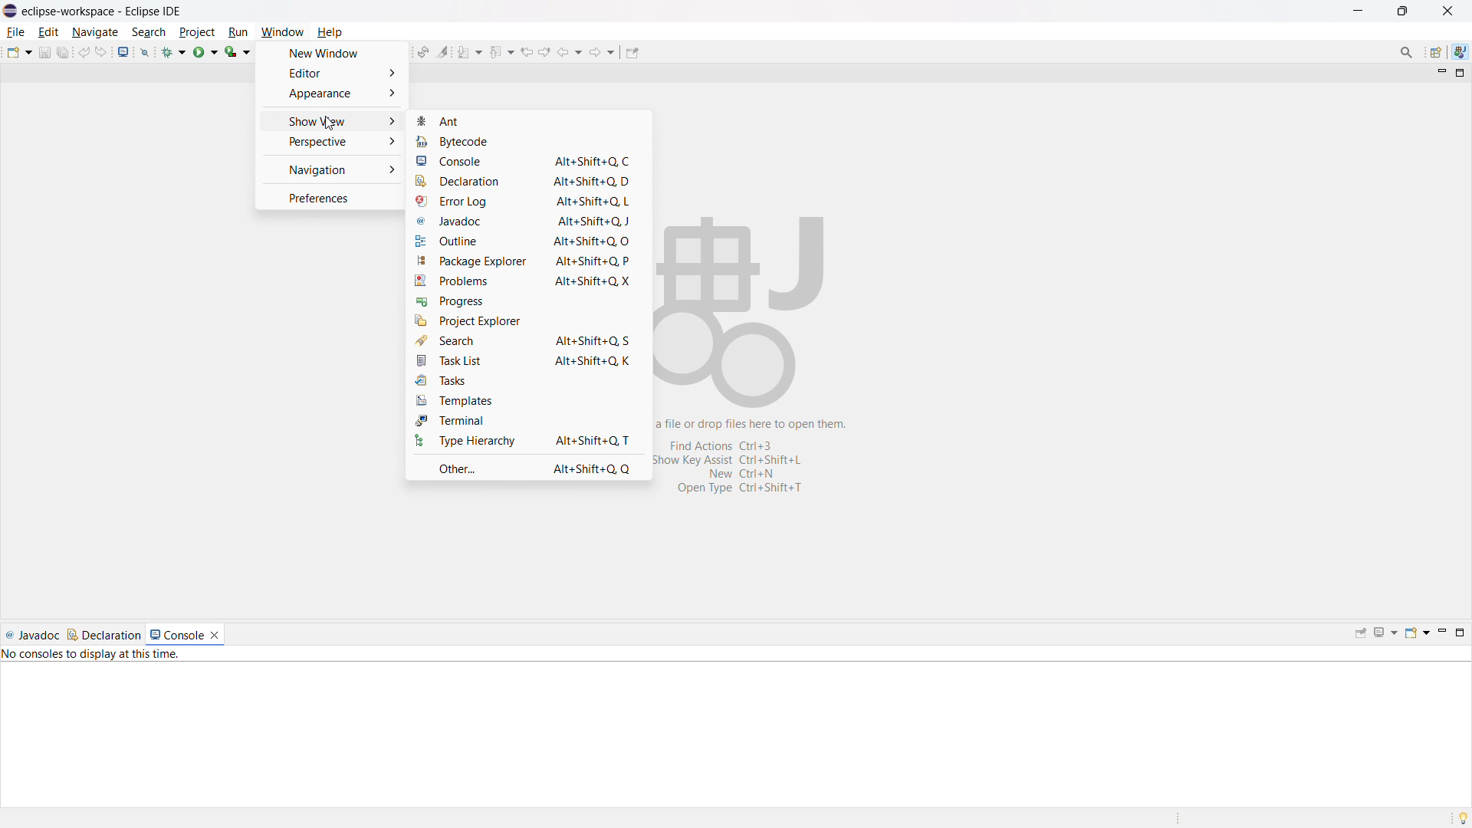 This screenshot has width=1472, height=828. What do you see at coordinates (528, 320) in the screenshot?
I see `project explorer` at bounding box center [528, 320].